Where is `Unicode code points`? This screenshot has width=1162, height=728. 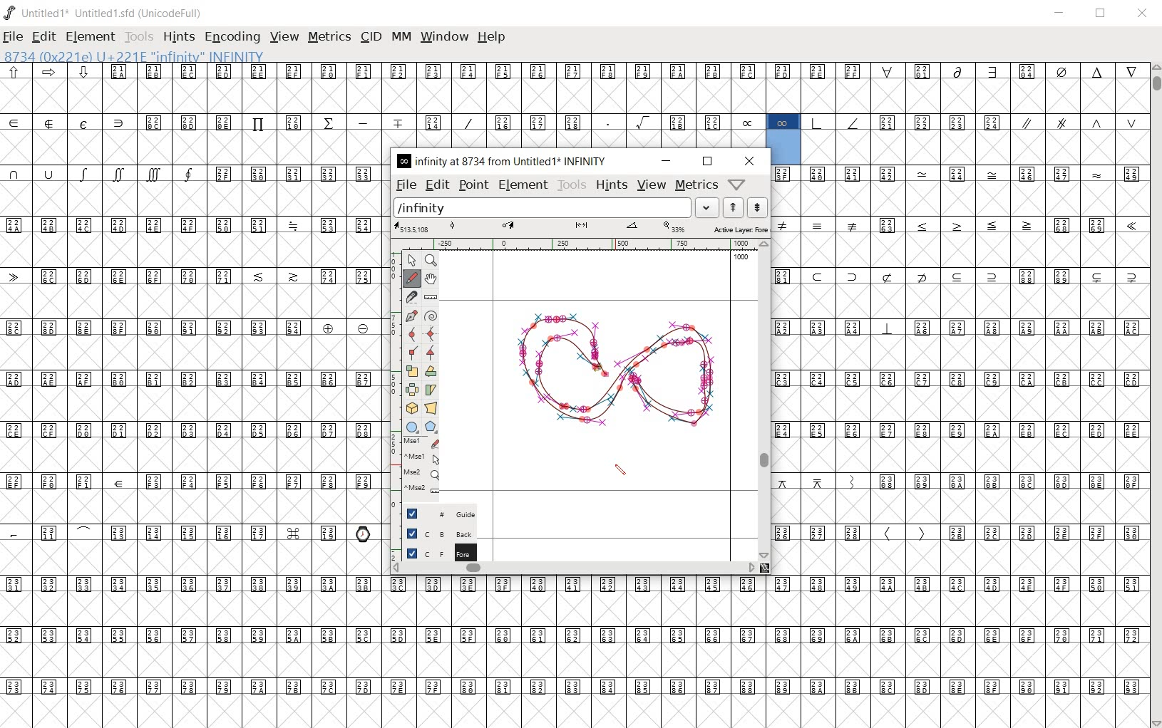 Unicode code points is located at coordinates (190, 276).